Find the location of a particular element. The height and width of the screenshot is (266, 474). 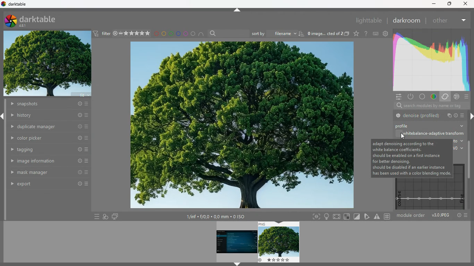

description is located at coordinates (412, 158).